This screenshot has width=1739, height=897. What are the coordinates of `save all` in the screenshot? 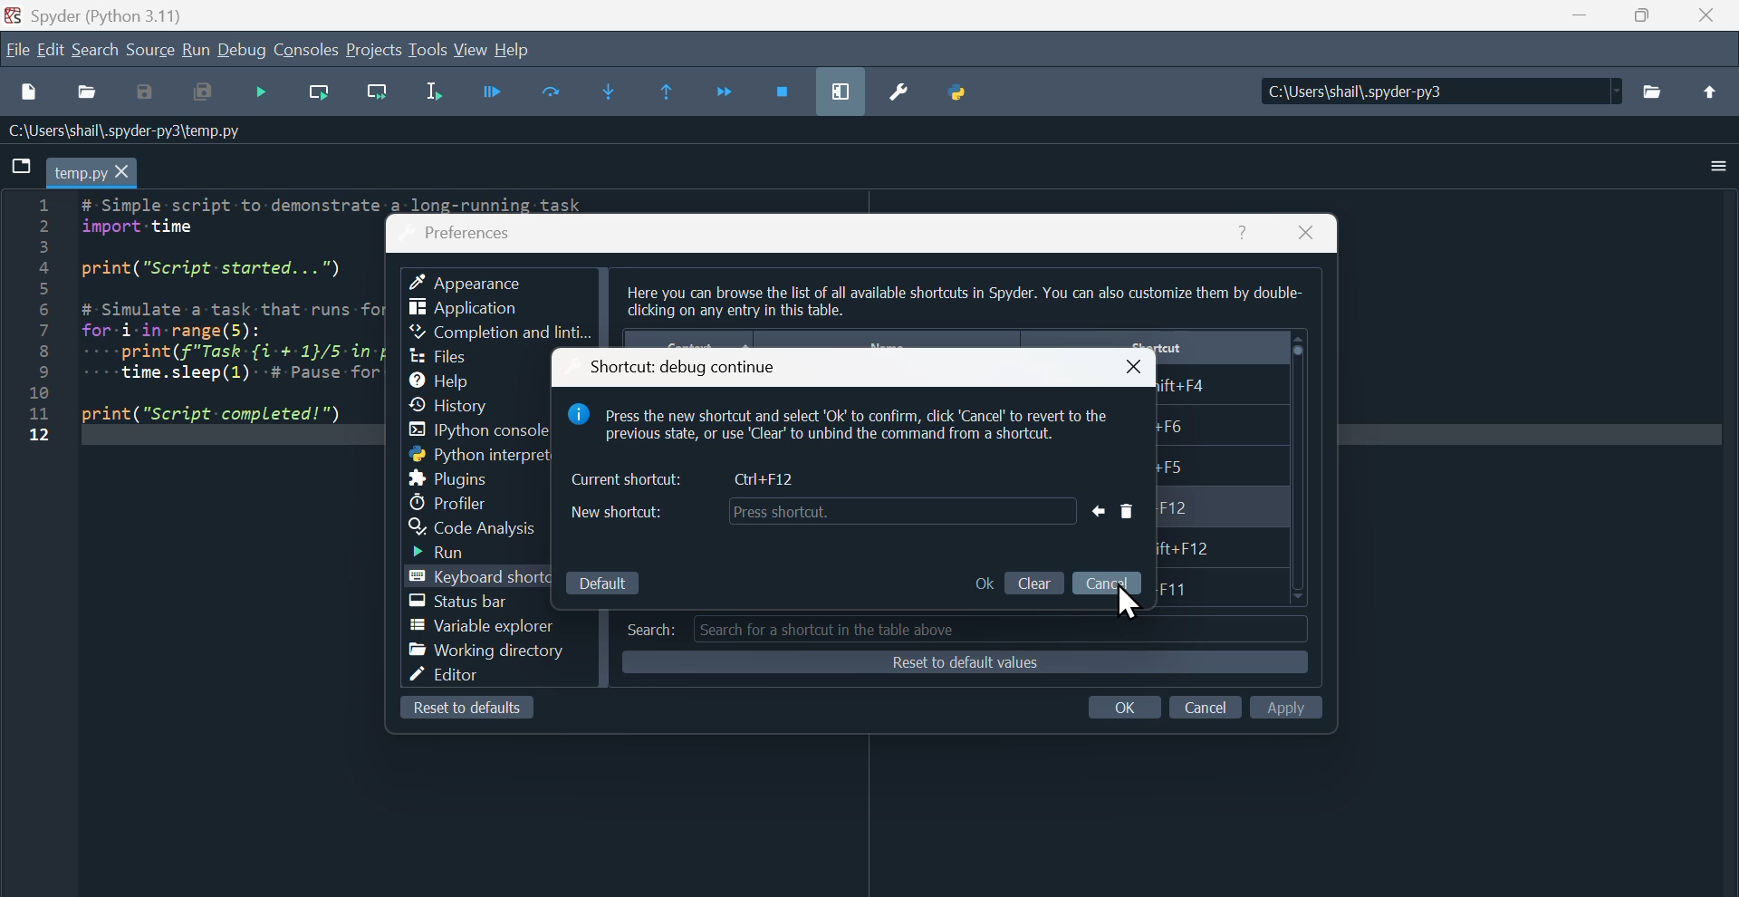 It's located at (202, 93).